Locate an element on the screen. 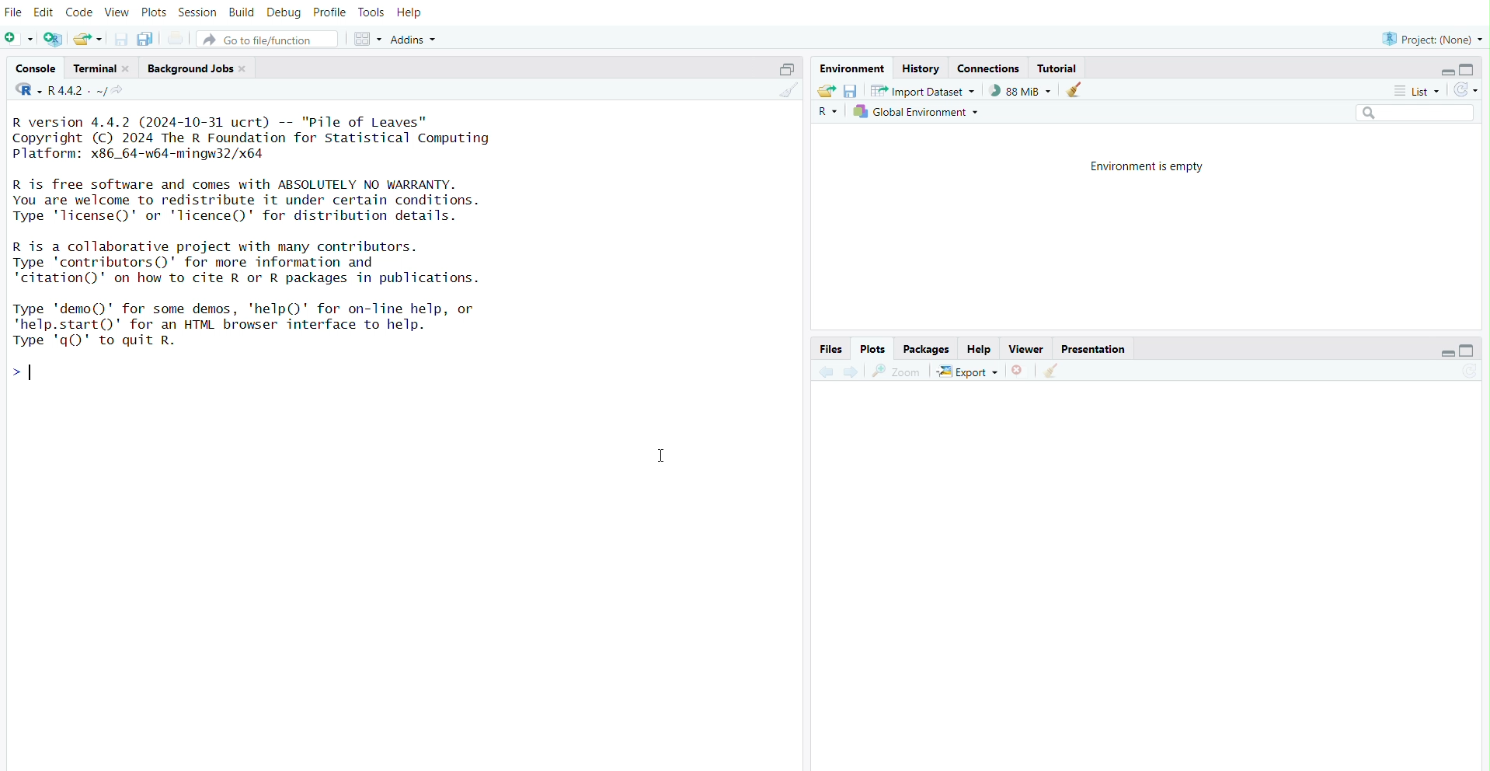  view the current working diirectory is located at coordinates (122, 92).